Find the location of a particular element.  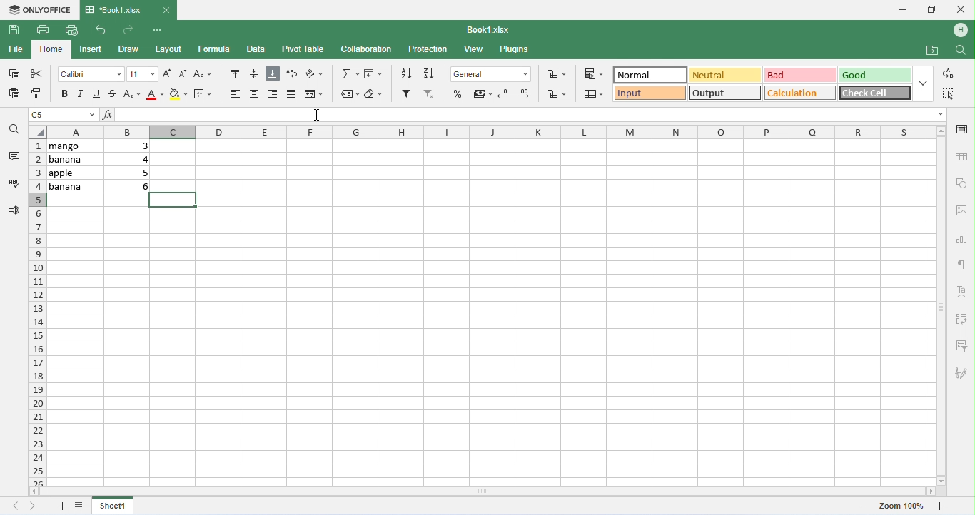

quick print is located at coordinates (70, 30).